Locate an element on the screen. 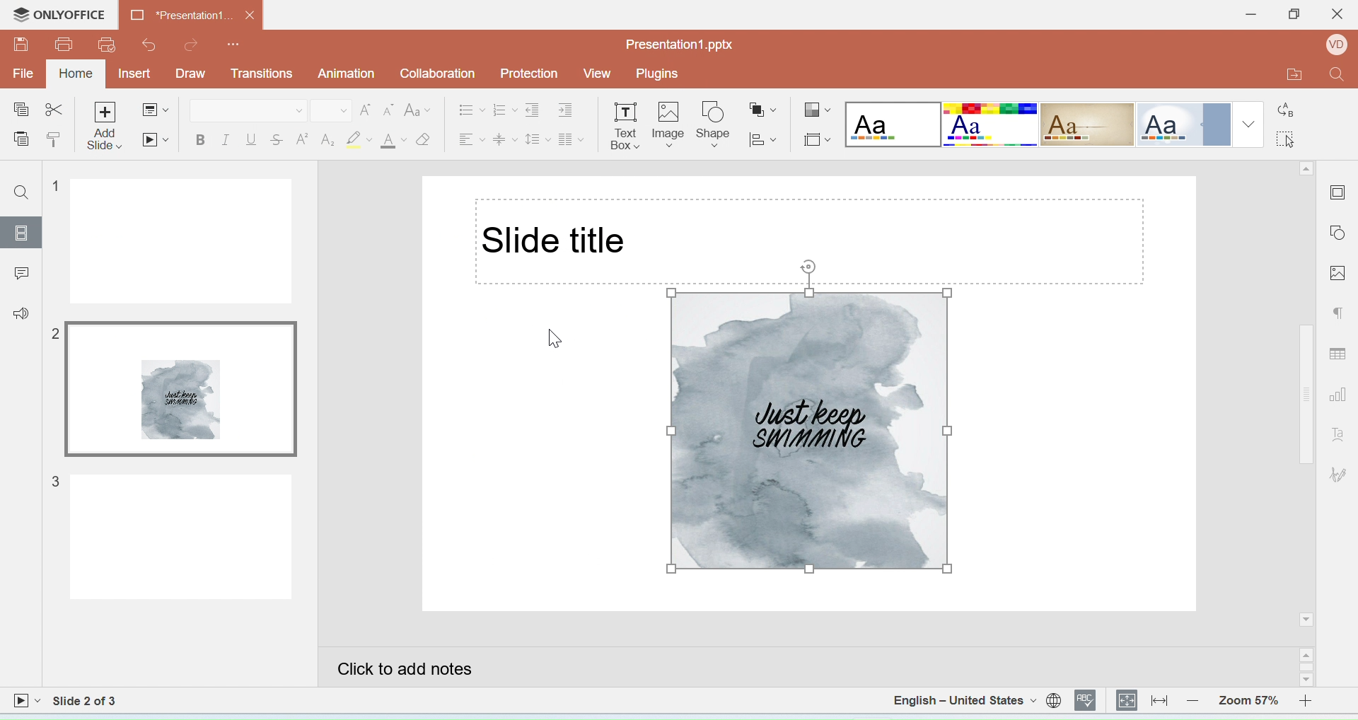 Image resolution: width=1358 pixels, height=720 pixels. Zoom out is located at coordinates (1196, 699).